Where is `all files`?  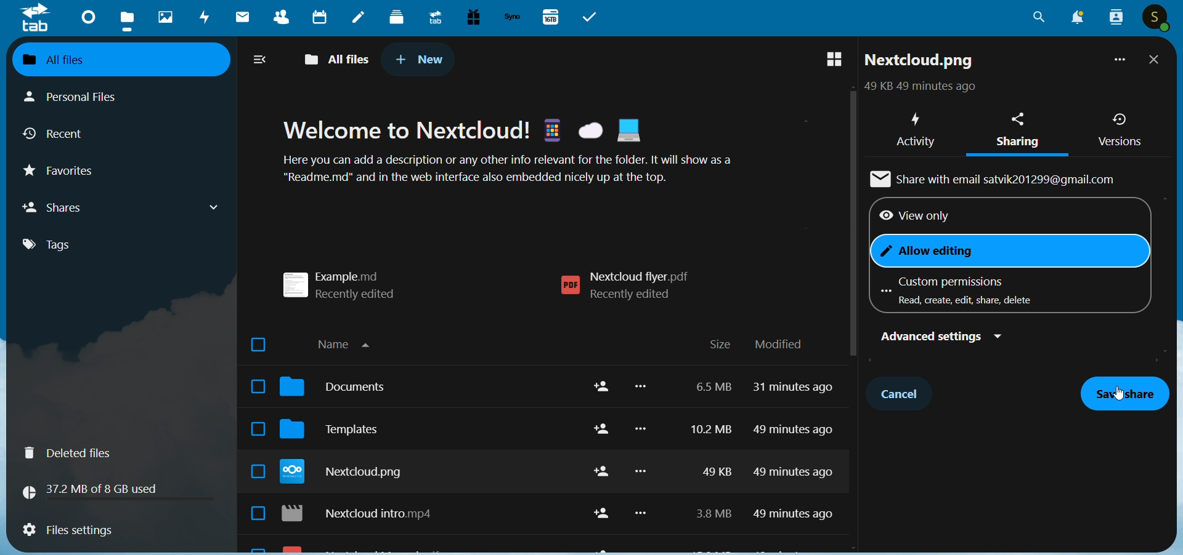
all files is located at coordinates (339, 57).